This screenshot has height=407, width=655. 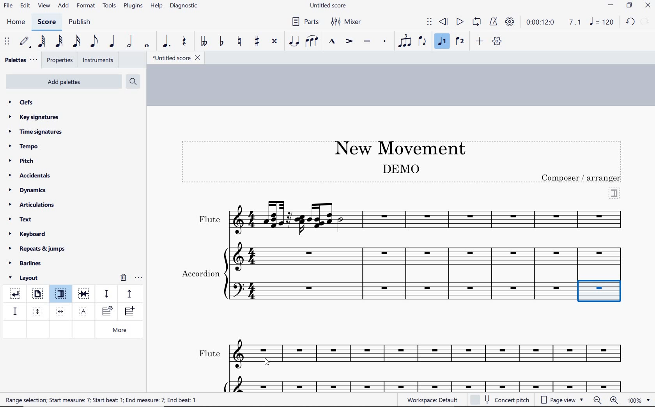 What do you see at coordinates (20, 60) in the screenshot?
I see `palettes` at bounding box center [20, 60].